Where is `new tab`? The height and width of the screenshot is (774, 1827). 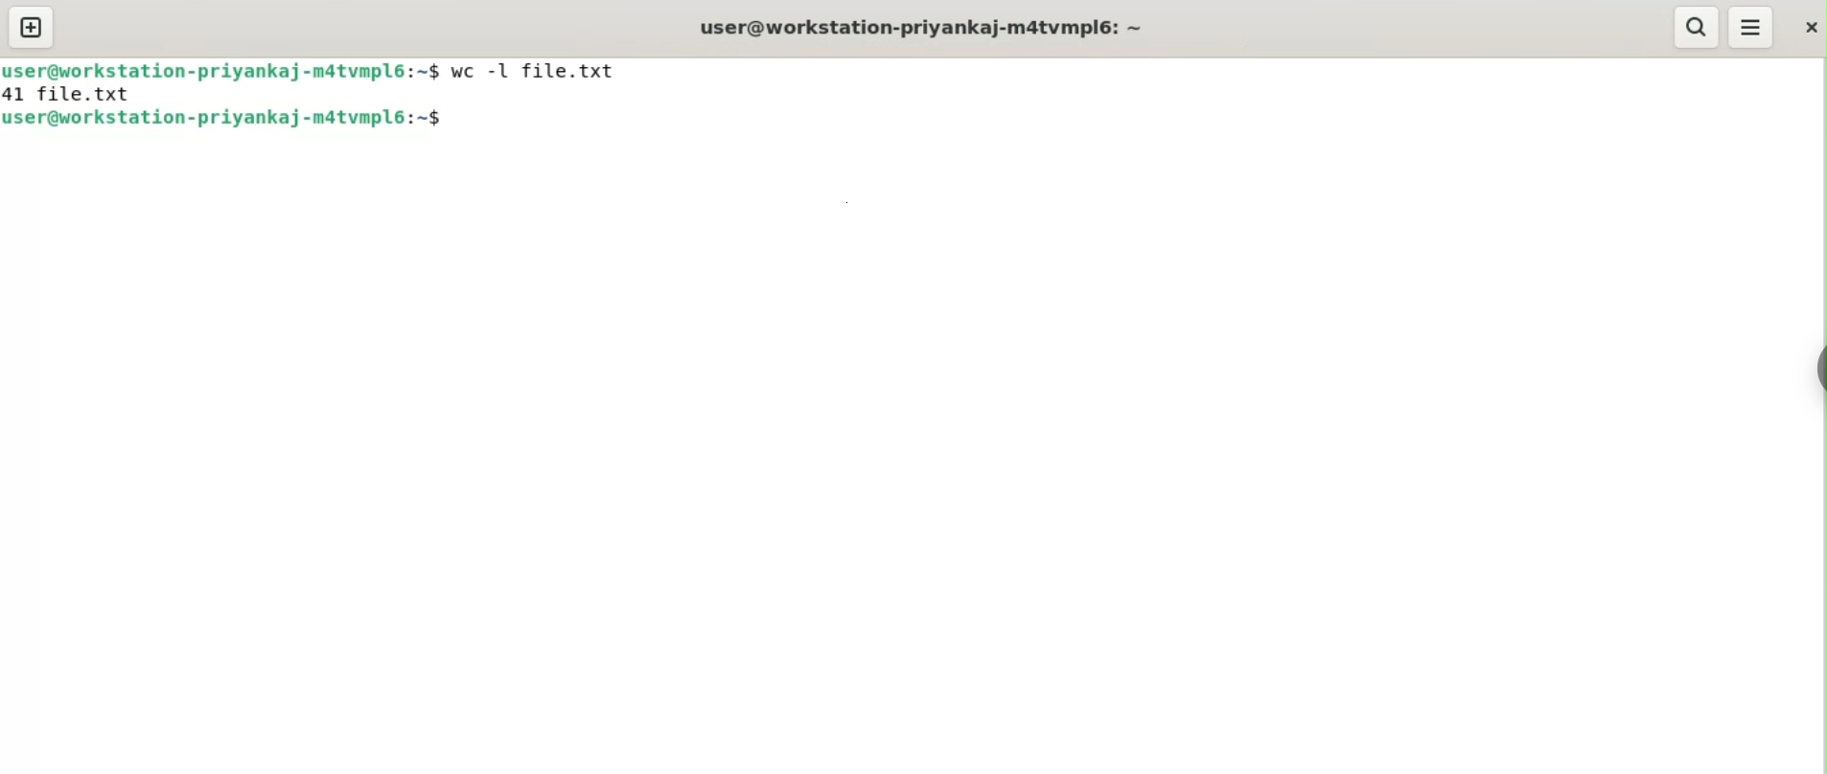 new tab is located at coordinates (32, 27).